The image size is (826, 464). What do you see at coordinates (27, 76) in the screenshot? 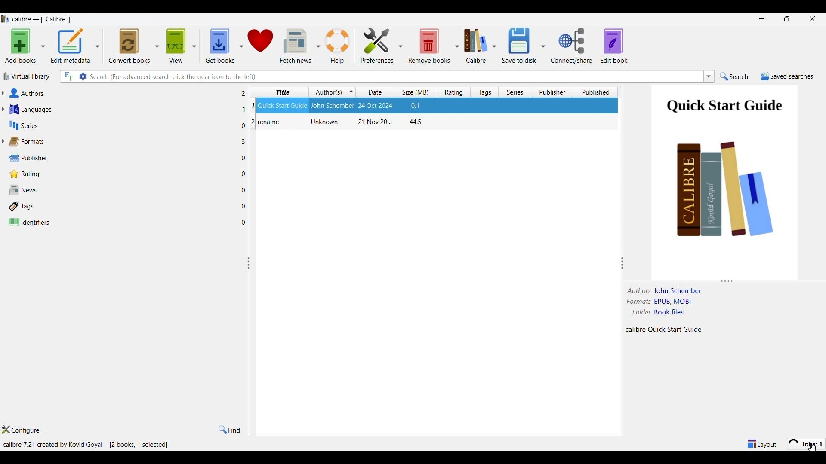
I see `Virtual library` at bounding box center [27, 76].